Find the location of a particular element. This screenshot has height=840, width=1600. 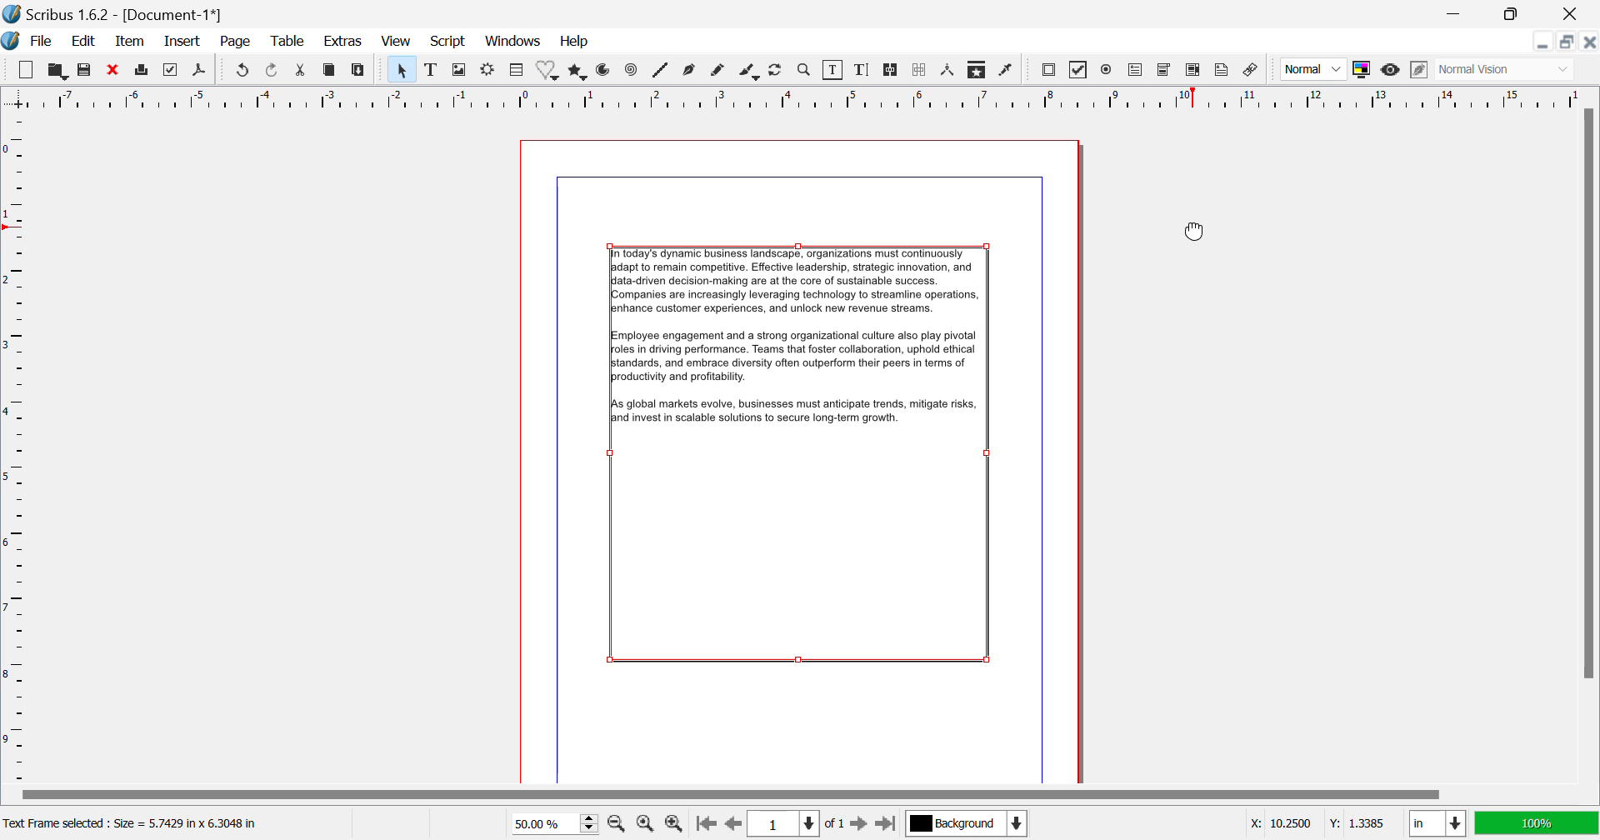

Script is located at coordinates (447, 42).